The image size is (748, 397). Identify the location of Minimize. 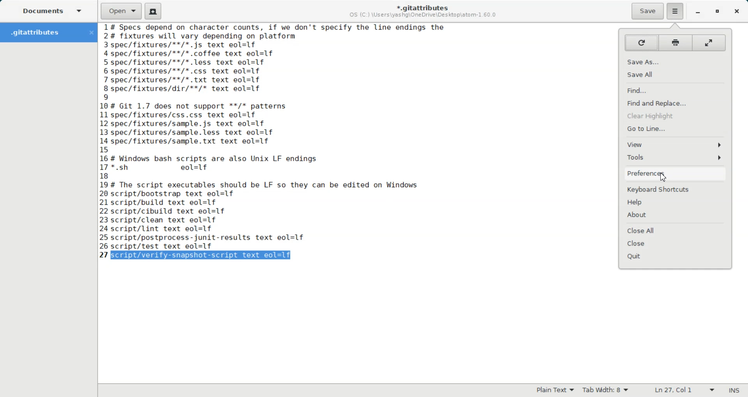
(697, 12).